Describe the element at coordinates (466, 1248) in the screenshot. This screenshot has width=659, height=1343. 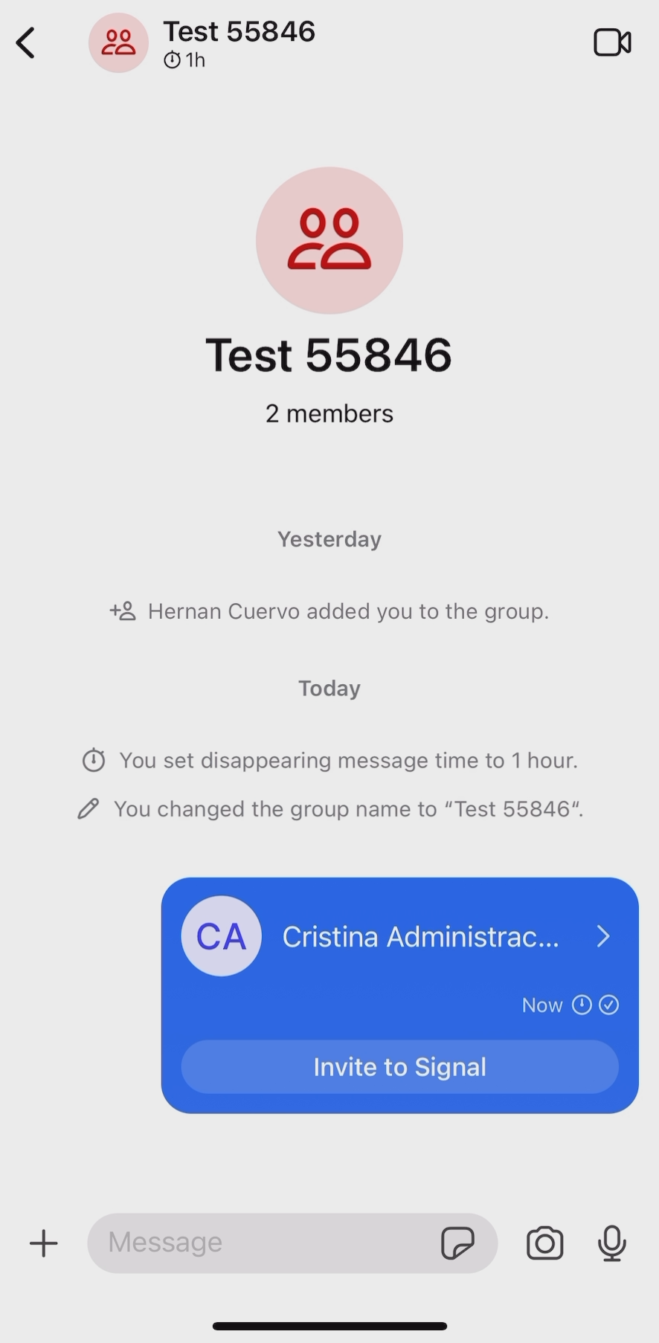
I see `gif` at that location.